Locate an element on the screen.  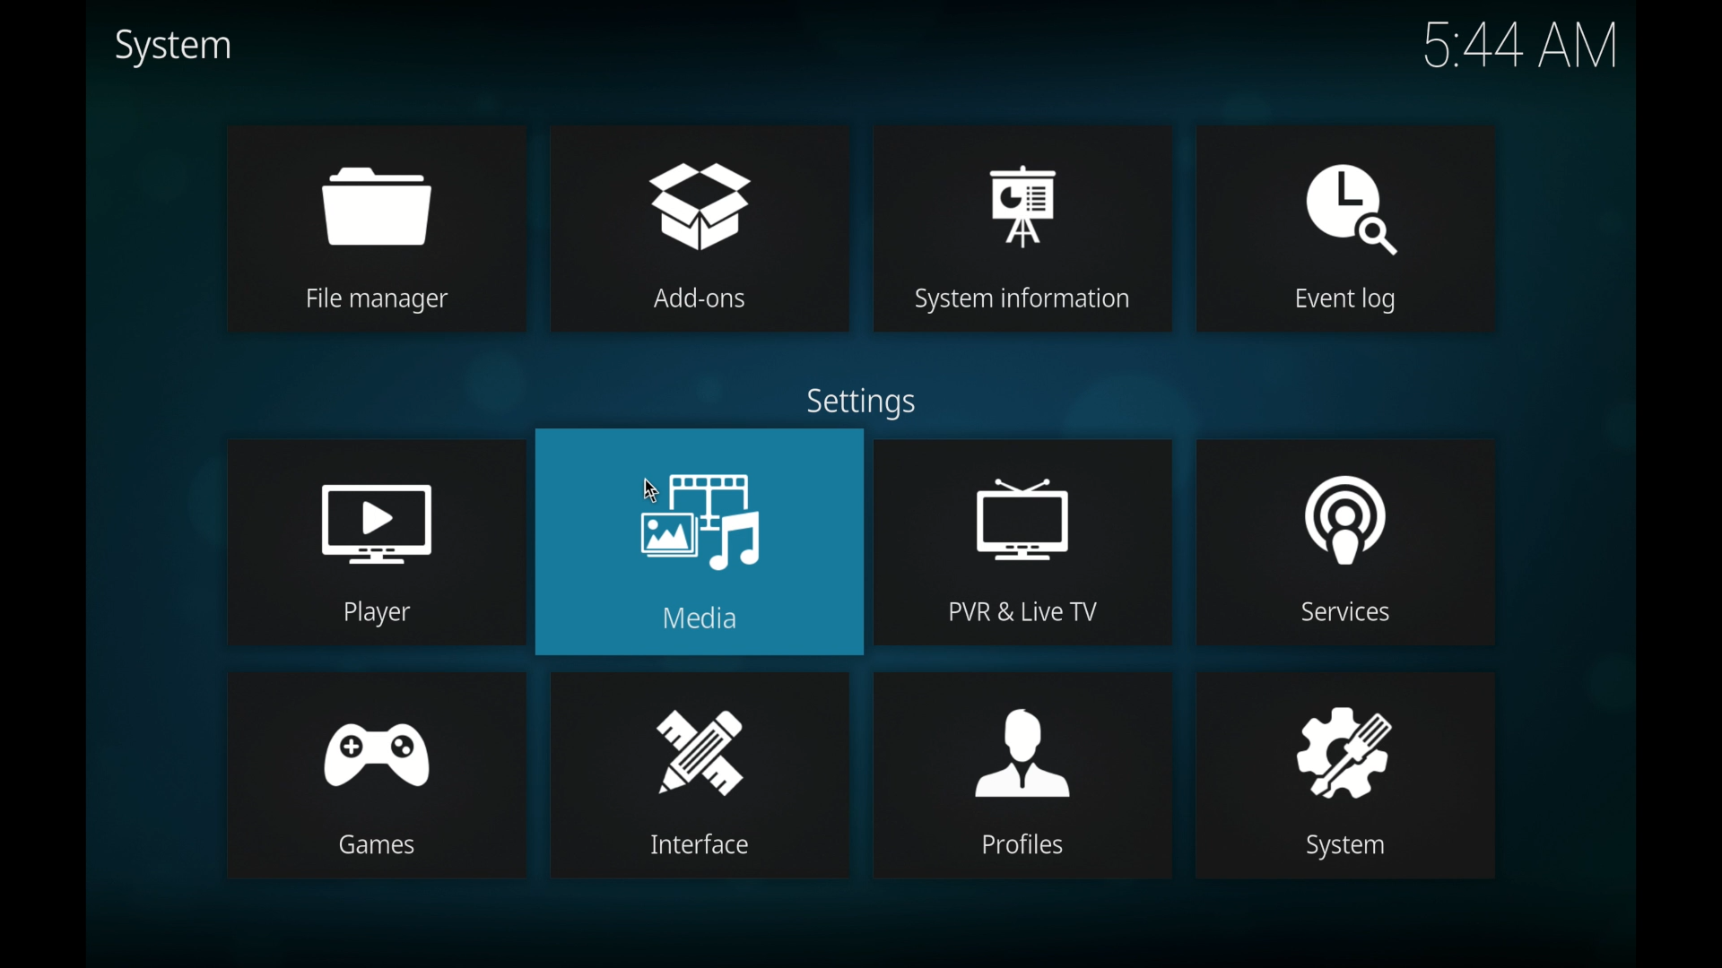
pvr and live tv is located at coordinates (1024, 540).